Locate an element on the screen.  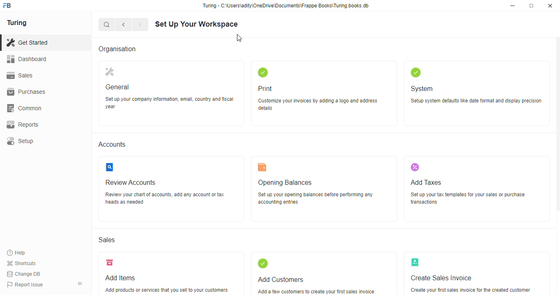
Set Up Your Workspace is located at coordinates (200, 24).